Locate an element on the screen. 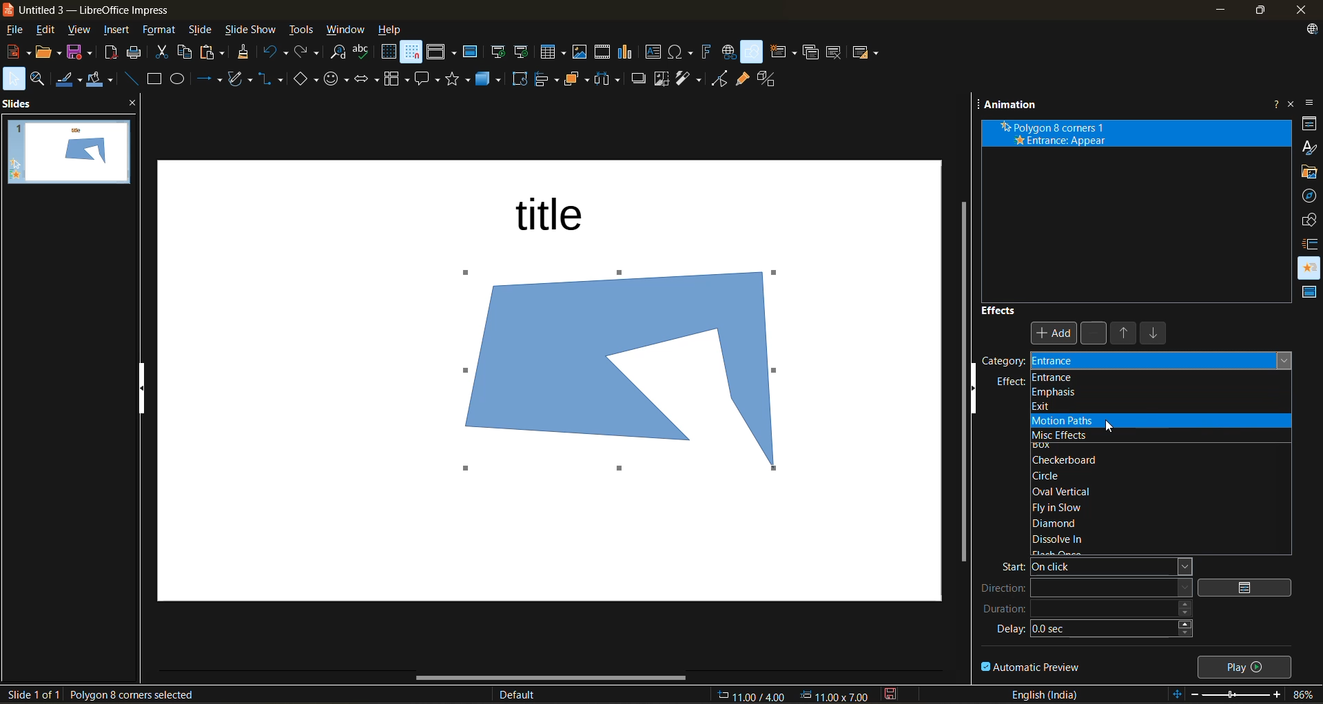  navigator is located at coordinates (1311, 196).